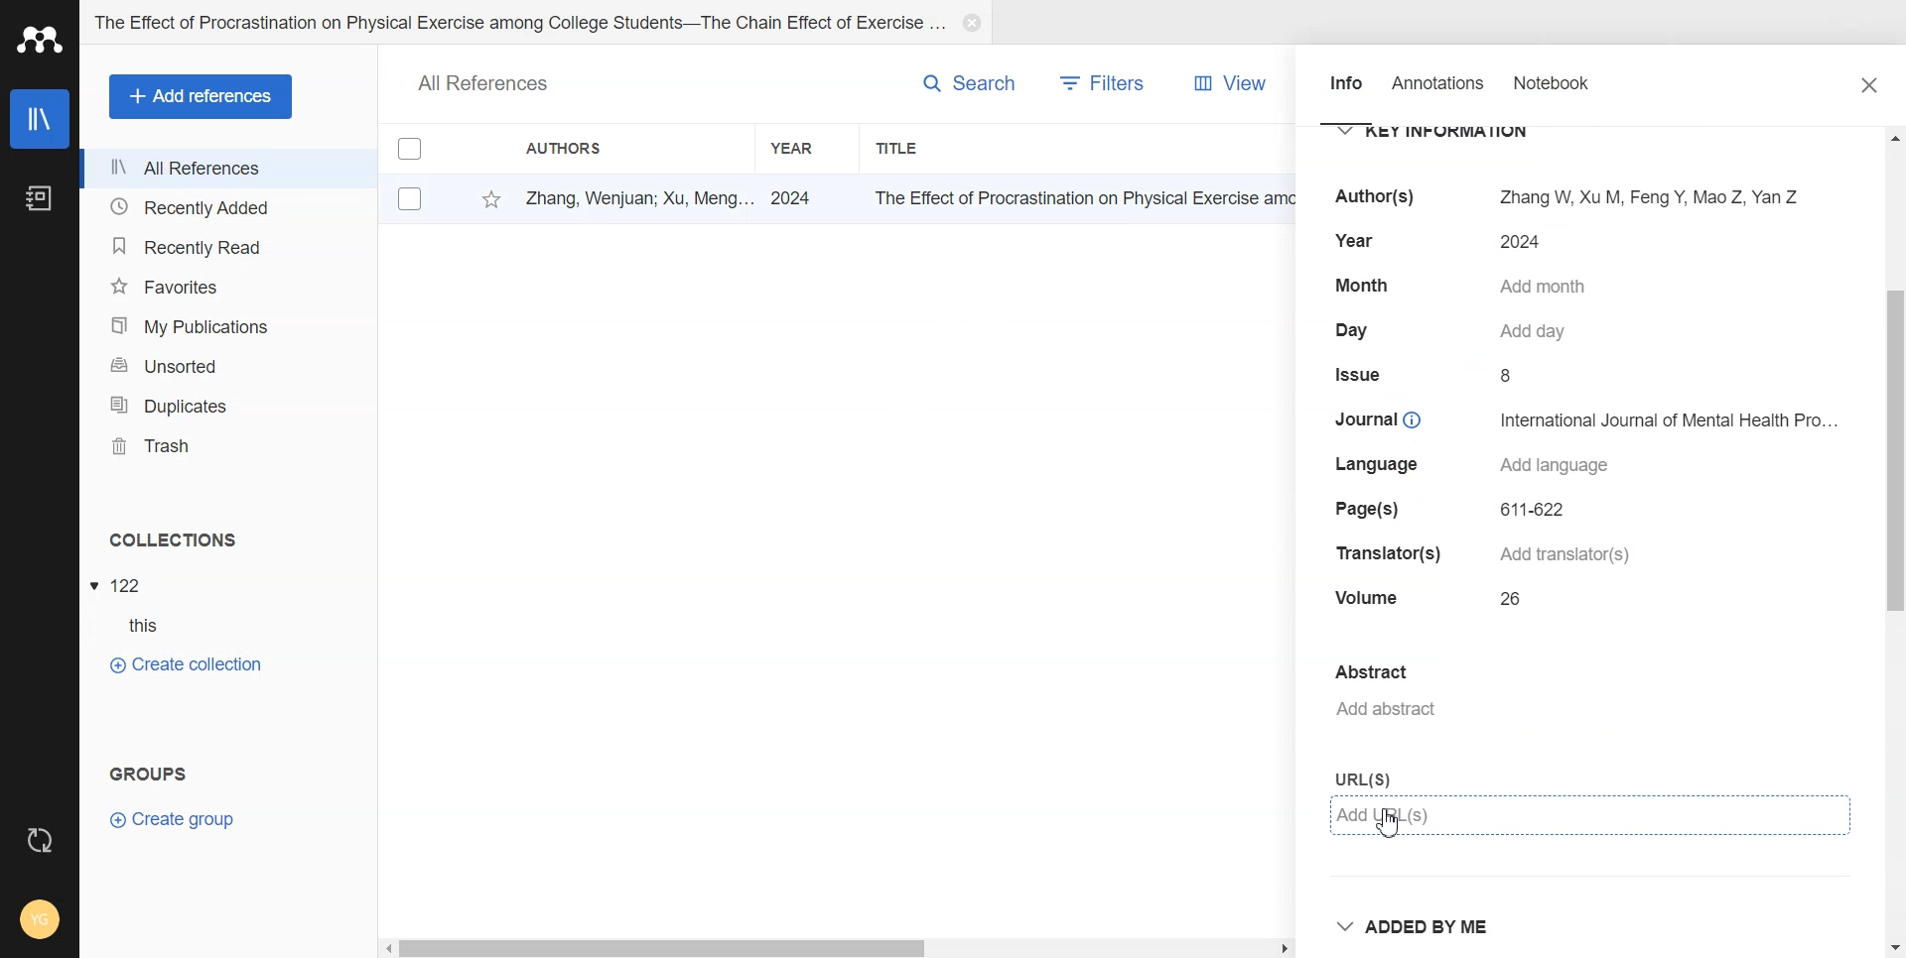  Describe the element at coordinates (1377, 672) in the screenshot. I see `Abstract` at that location.